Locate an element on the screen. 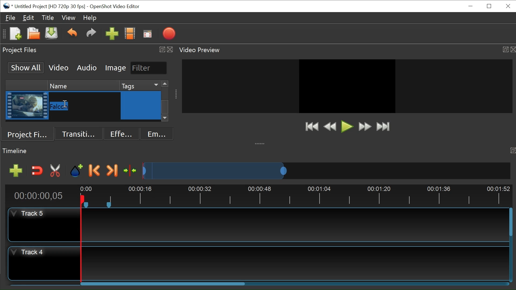 The height and width of the screenshot is (290, 516). Zoom Slider is located at coordinates (324, 170).